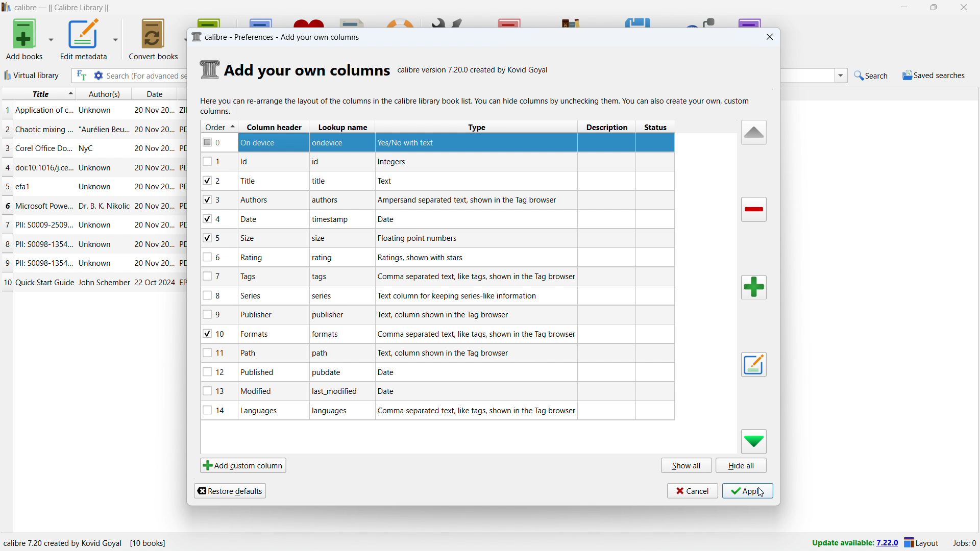 This screenshot has width=980, height=551. Describe the element at coordinates (6, 110) in the screenshot. I see `1` at that location.